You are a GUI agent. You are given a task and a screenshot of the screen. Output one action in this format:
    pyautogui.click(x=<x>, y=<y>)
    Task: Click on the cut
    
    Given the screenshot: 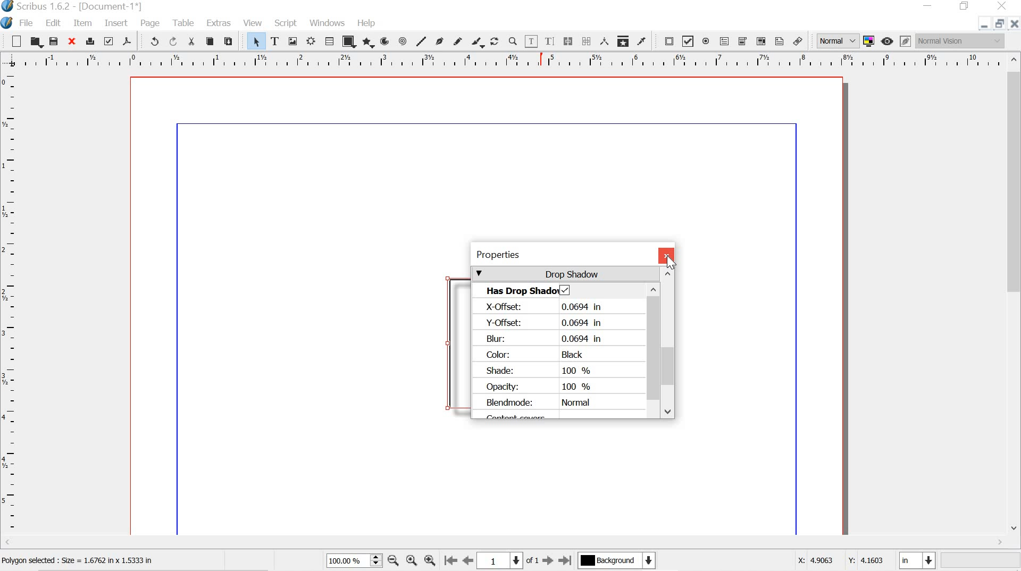 What is the action you would take?
    pyautogui.click(x=191, y=41)
    